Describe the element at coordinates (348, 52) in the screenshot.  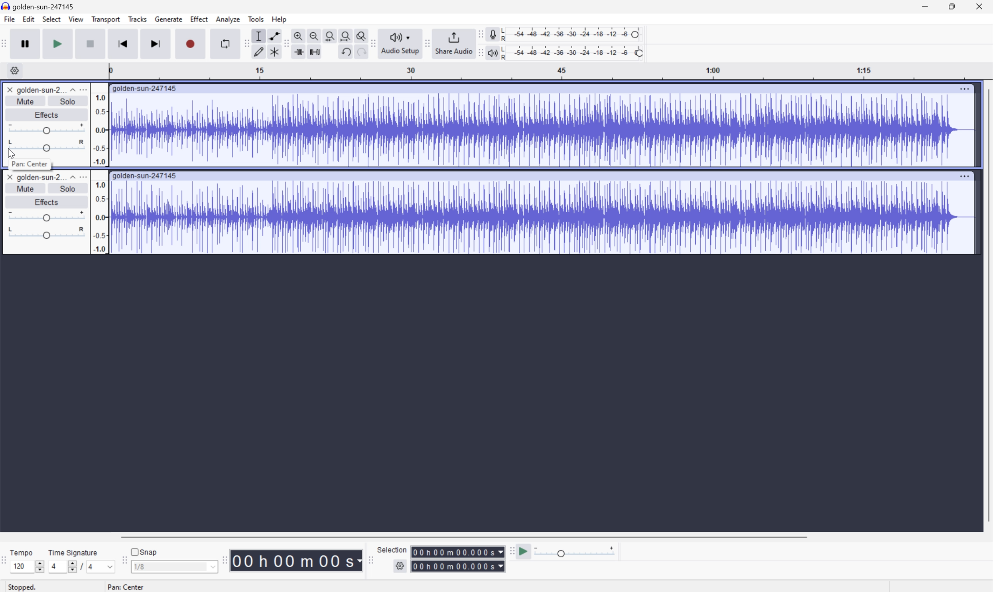
I see `Undo` at that location.